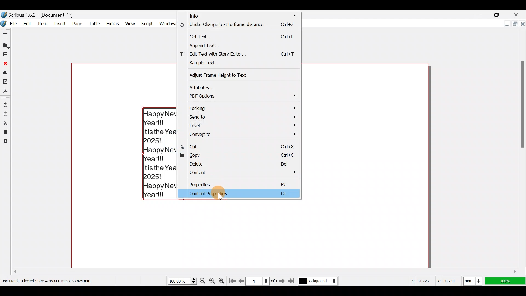  Describe the element at coordinates (6, 113) in the screenshot. I see `Redo` at that location.